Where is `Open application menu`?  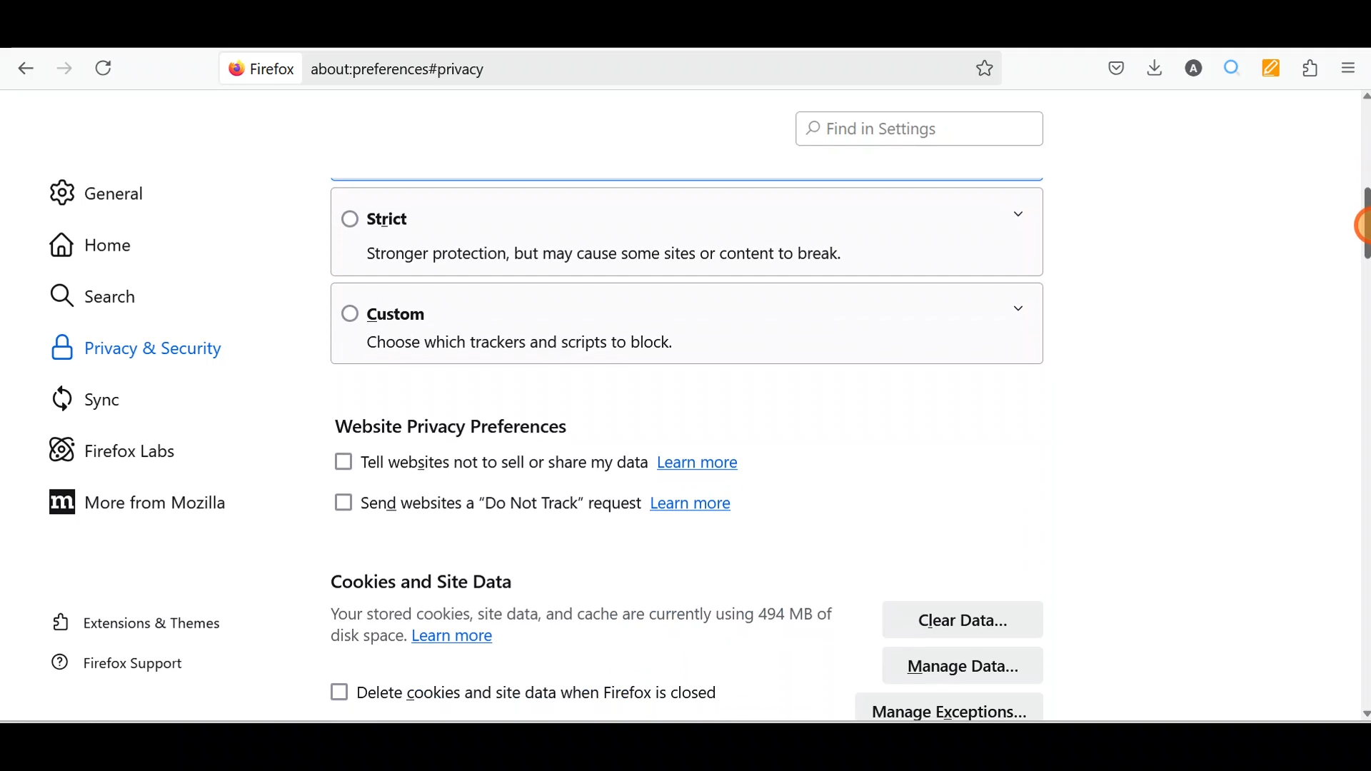
Open application menu is located at coordinates (1352, 69).